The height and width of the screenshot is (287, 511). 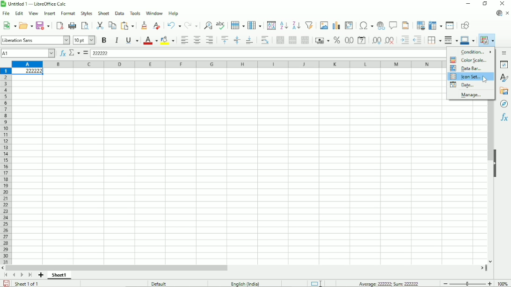 I want to click on Headers and footers, so click(x=406, y=25).